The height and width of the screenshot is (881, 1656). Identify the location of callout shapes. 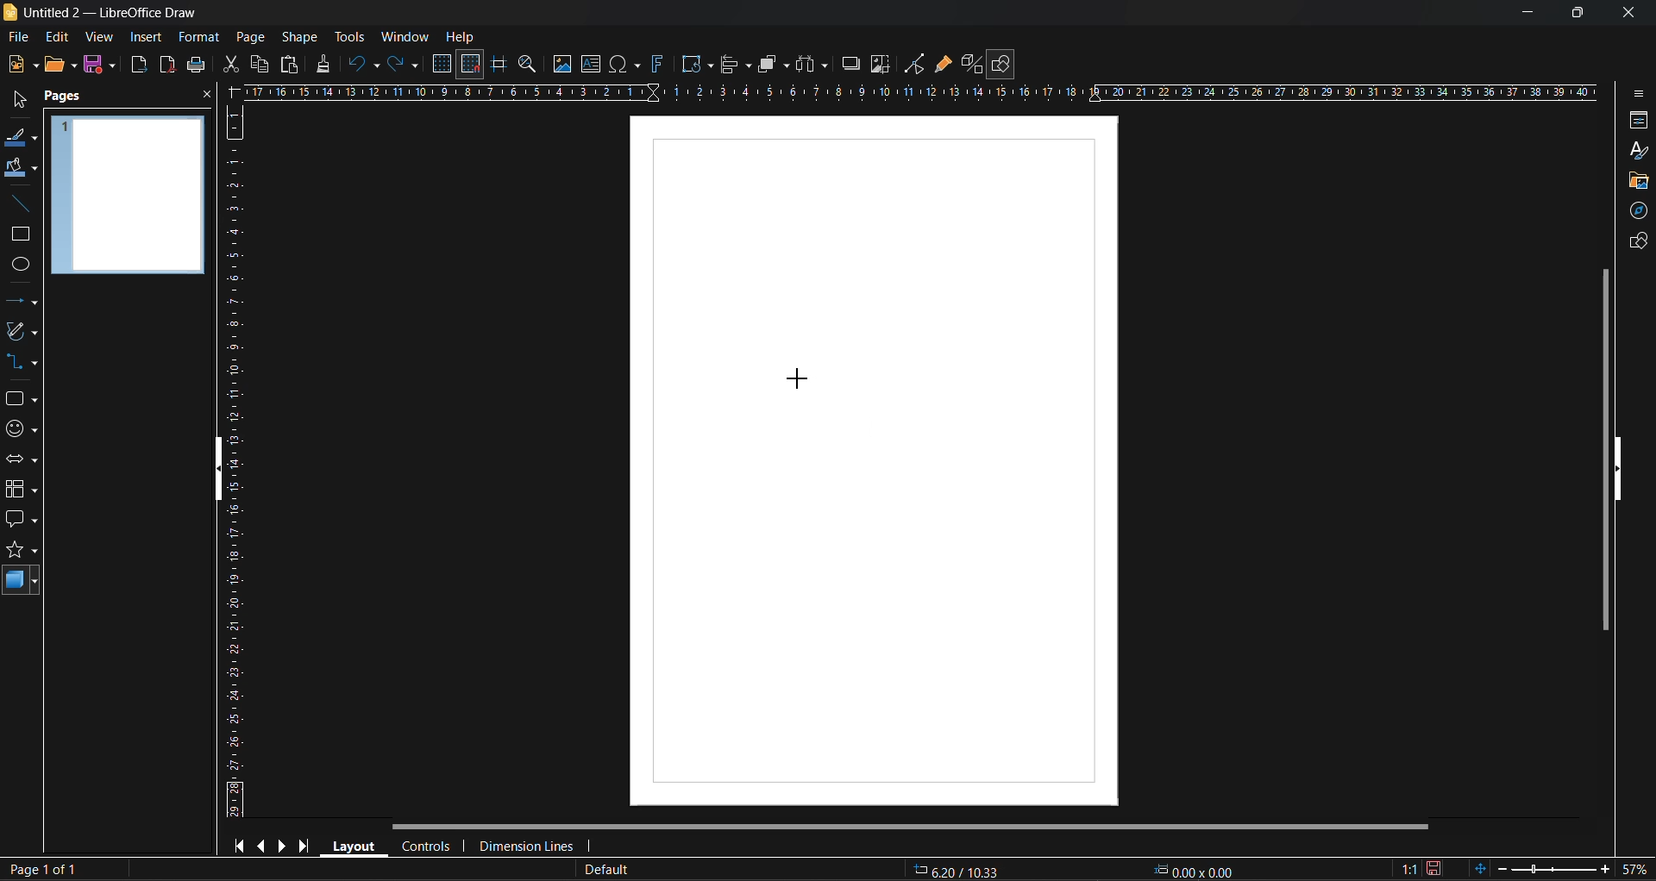
(22, 521).